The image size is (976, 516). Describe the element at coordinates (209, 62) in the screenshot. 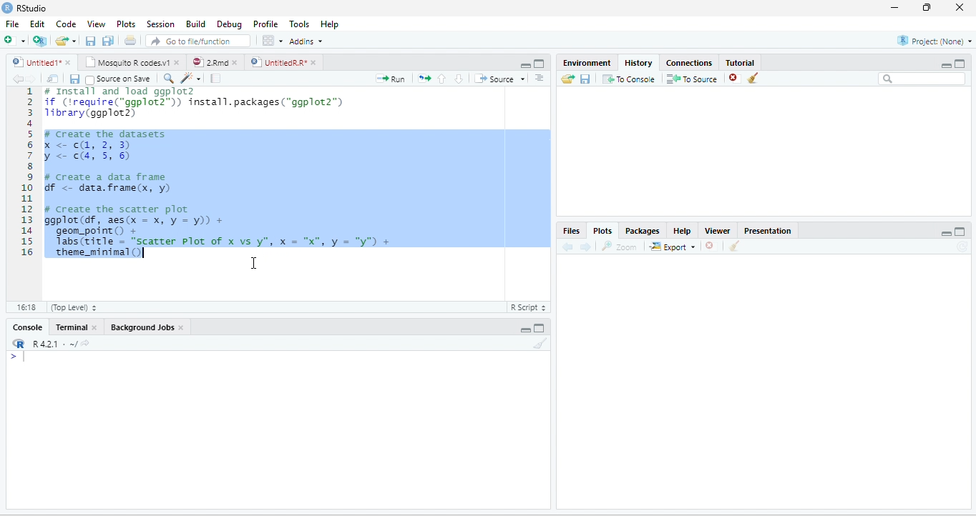

I see `2.Rmd` at that location.